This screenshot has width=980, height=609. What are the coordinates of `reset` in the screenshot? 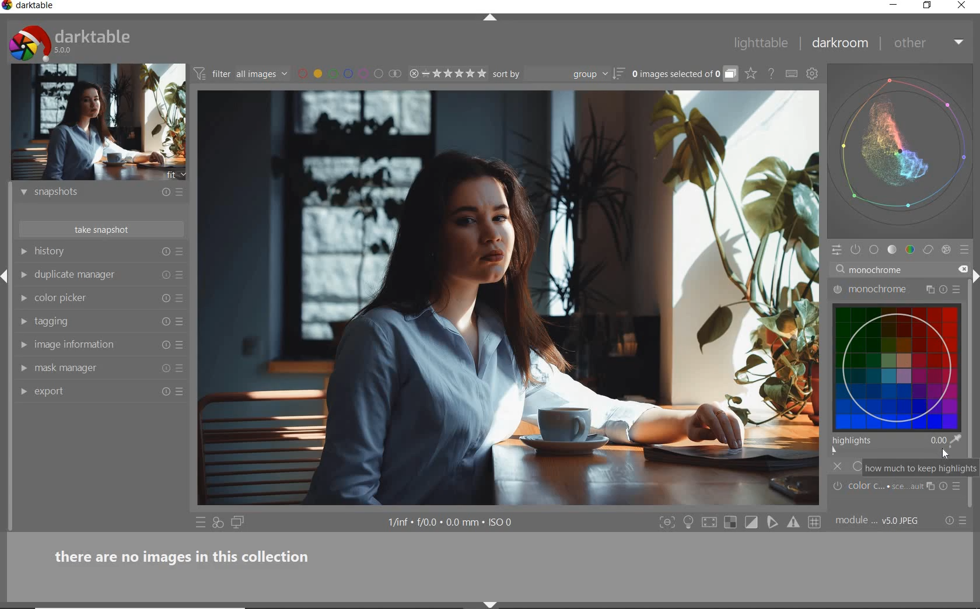 It's located at (163, 194).